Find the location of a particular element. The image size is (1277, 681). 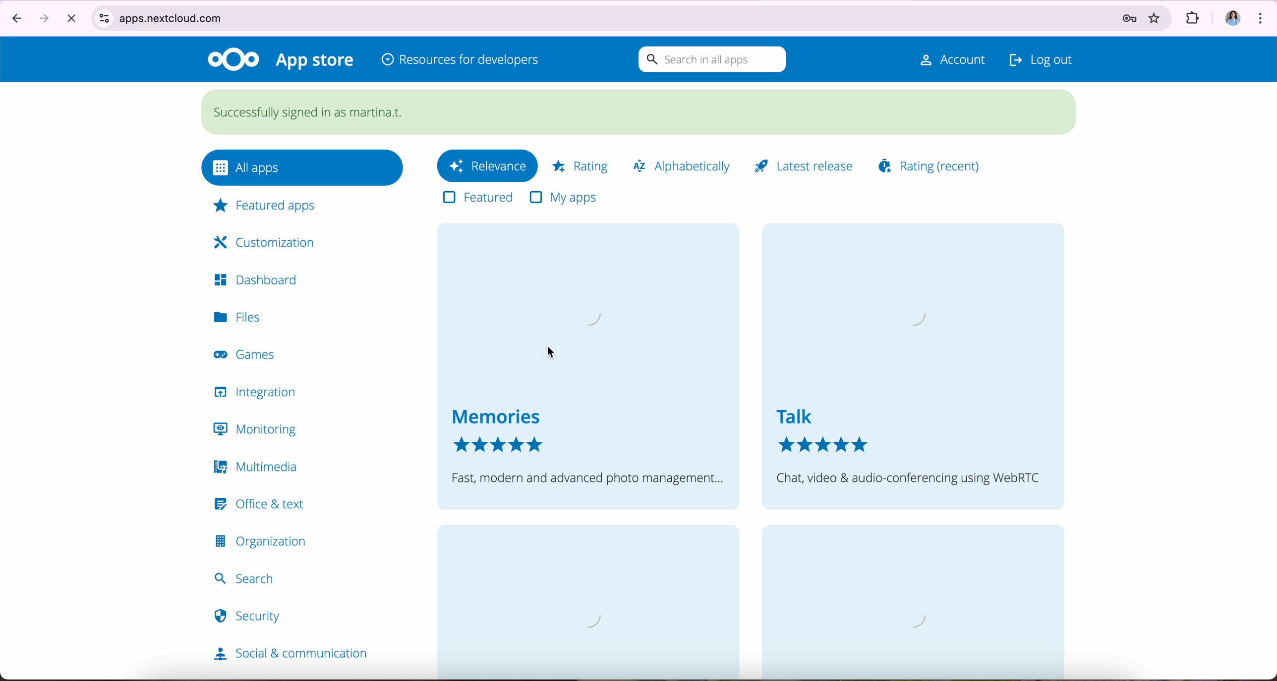

features is located at coordinates (477, 199).